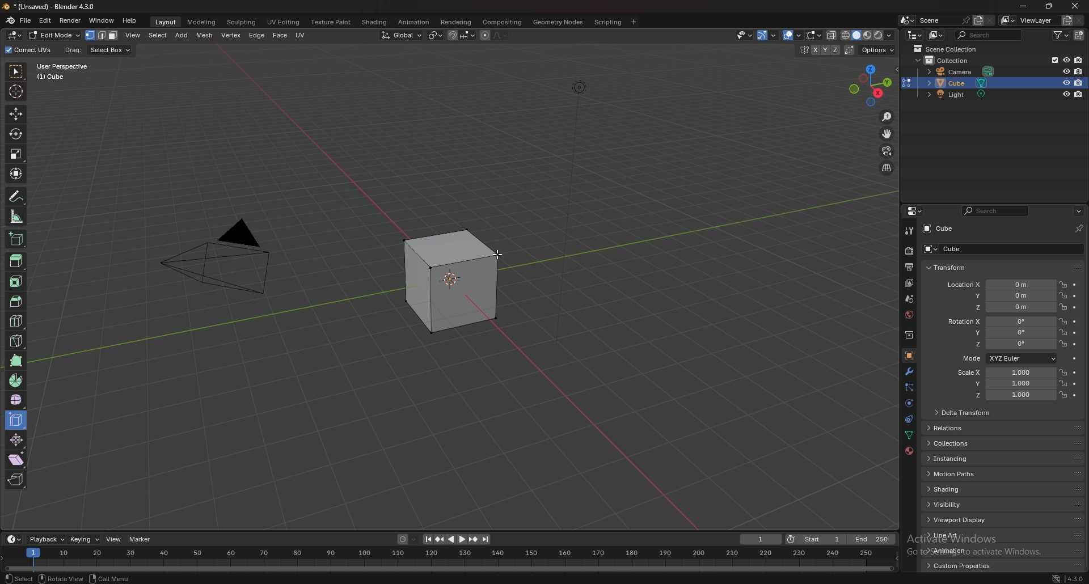 The height and width of the screenshot is (584, 1089). What do you see at coordinates (486, 36) in the screenshot?
I see `proportional editing object` at bounding box center [486, 36].